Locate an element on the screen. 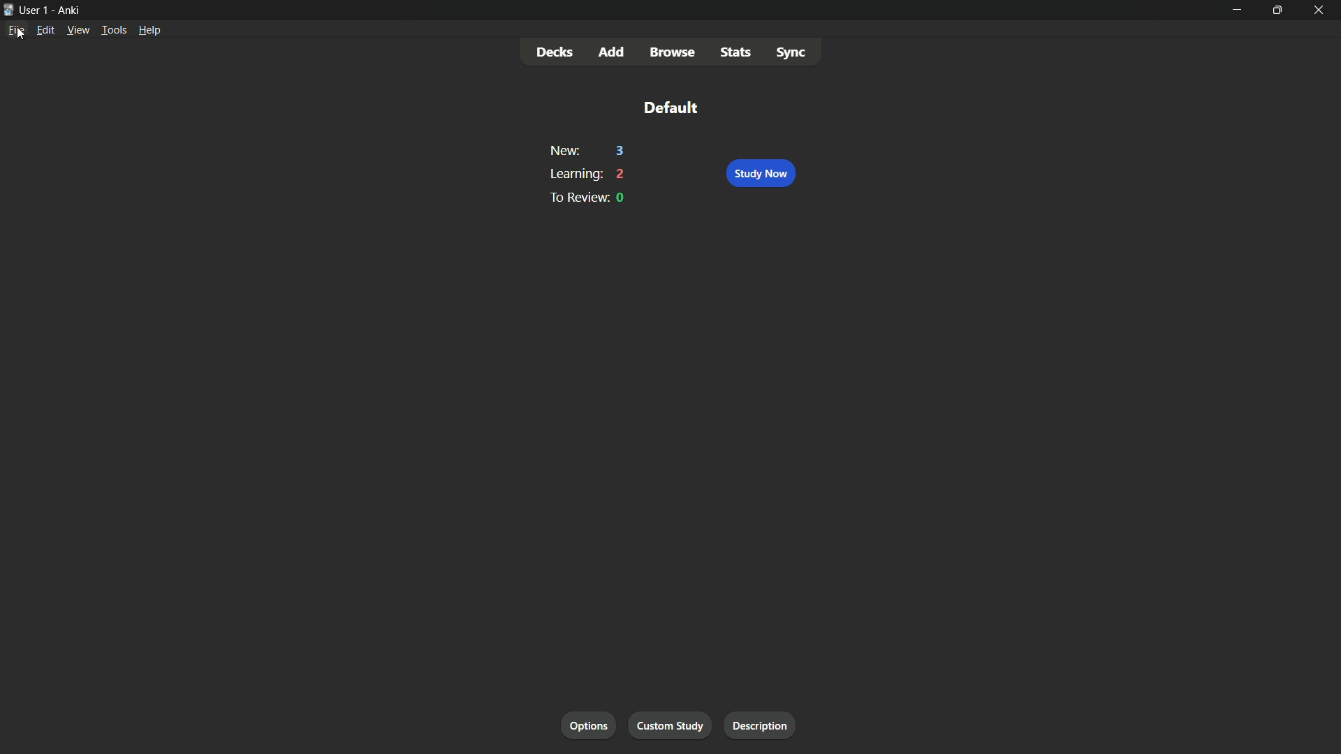 Image resolution: width=1341 pixels, height=754 pixels. to review is located at coordinates (576, 197).